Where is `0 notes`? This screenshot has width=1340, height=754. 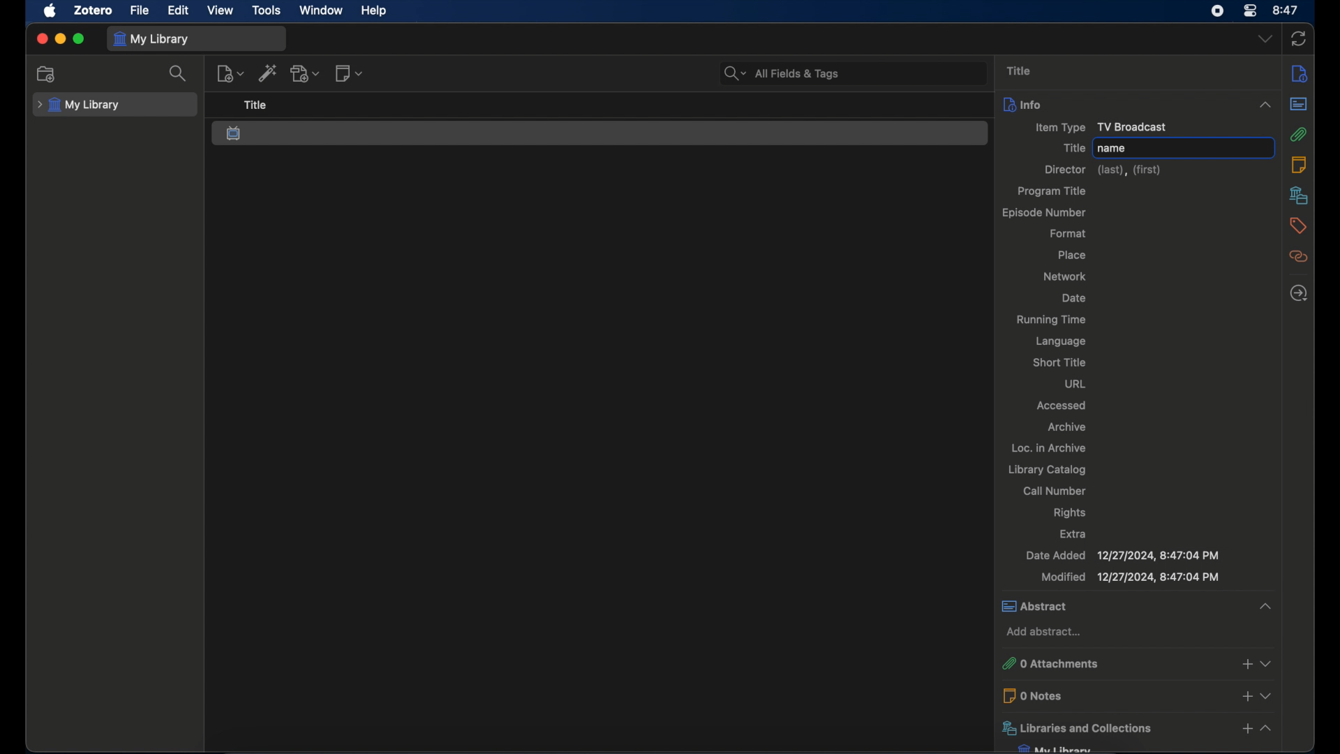
0 notes is located at coordinates (1114, 695).